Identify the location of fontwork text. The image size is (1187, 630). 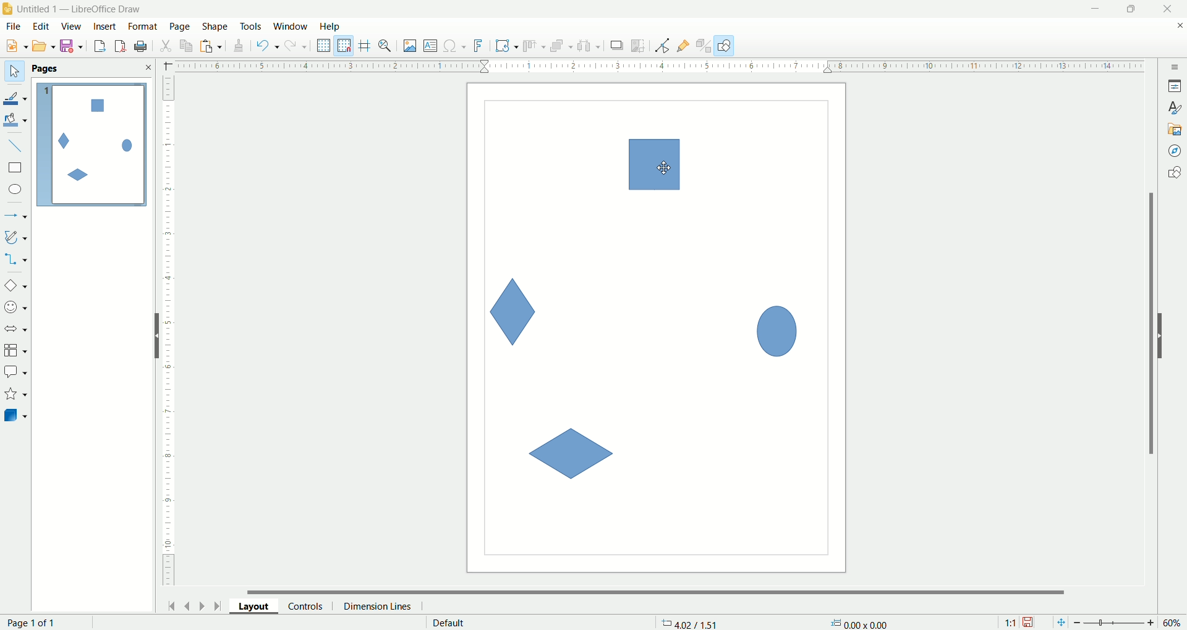
(480, 46).